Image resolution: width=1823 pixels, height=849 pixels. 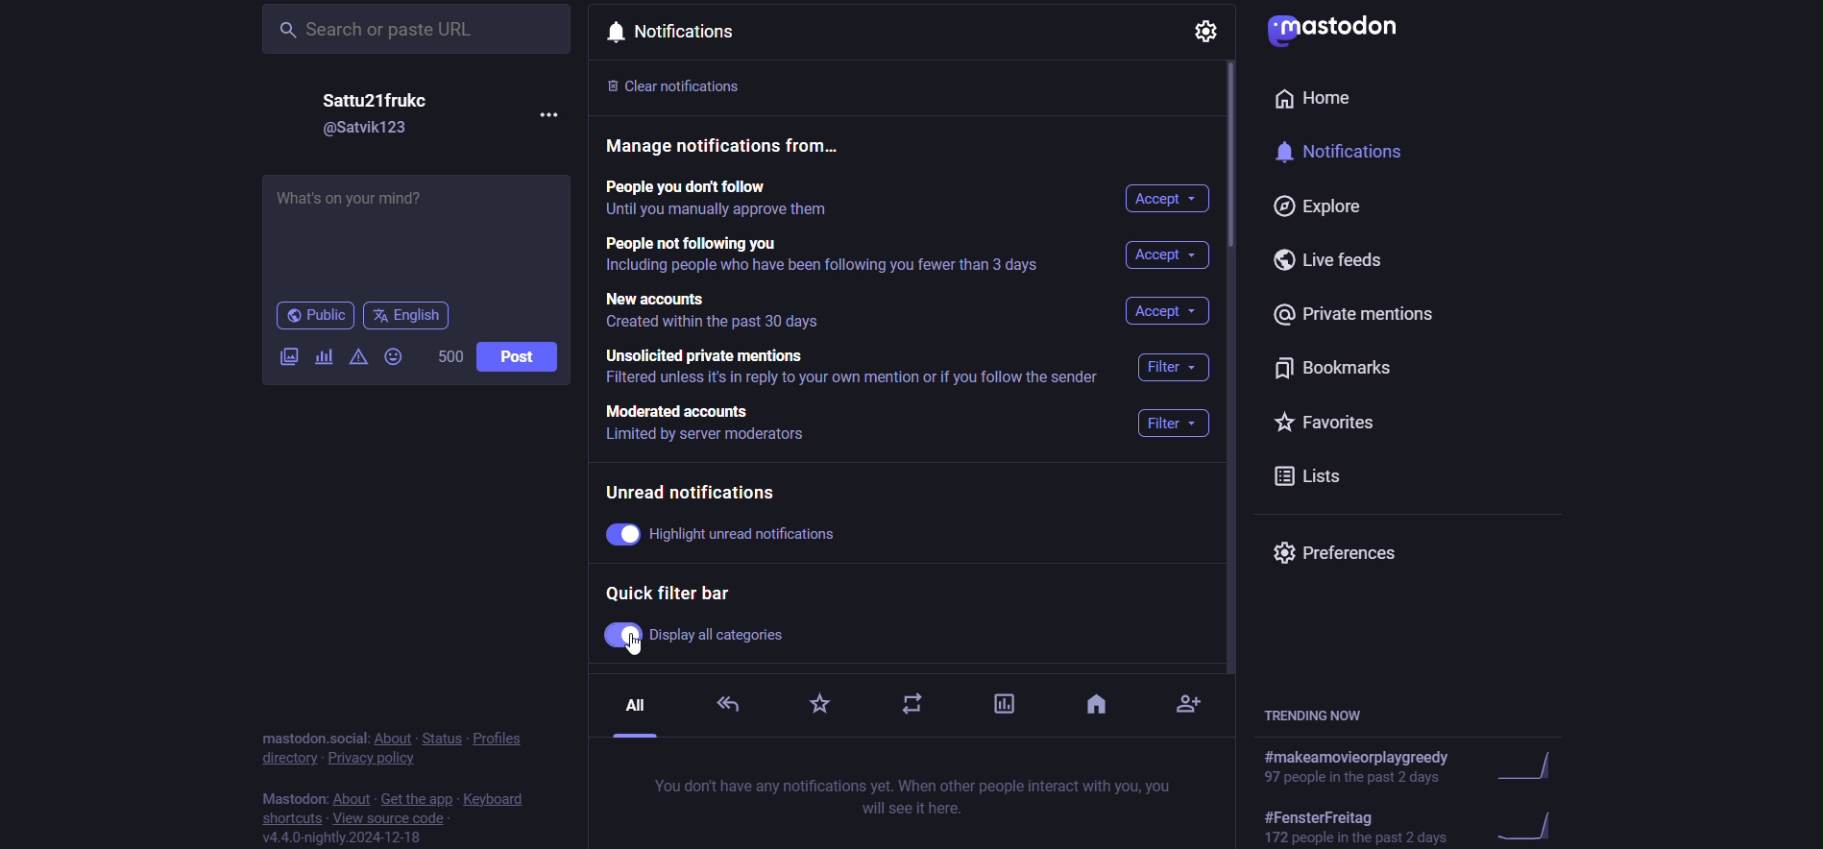 I want to click on home, so click(x=1324, y=99).